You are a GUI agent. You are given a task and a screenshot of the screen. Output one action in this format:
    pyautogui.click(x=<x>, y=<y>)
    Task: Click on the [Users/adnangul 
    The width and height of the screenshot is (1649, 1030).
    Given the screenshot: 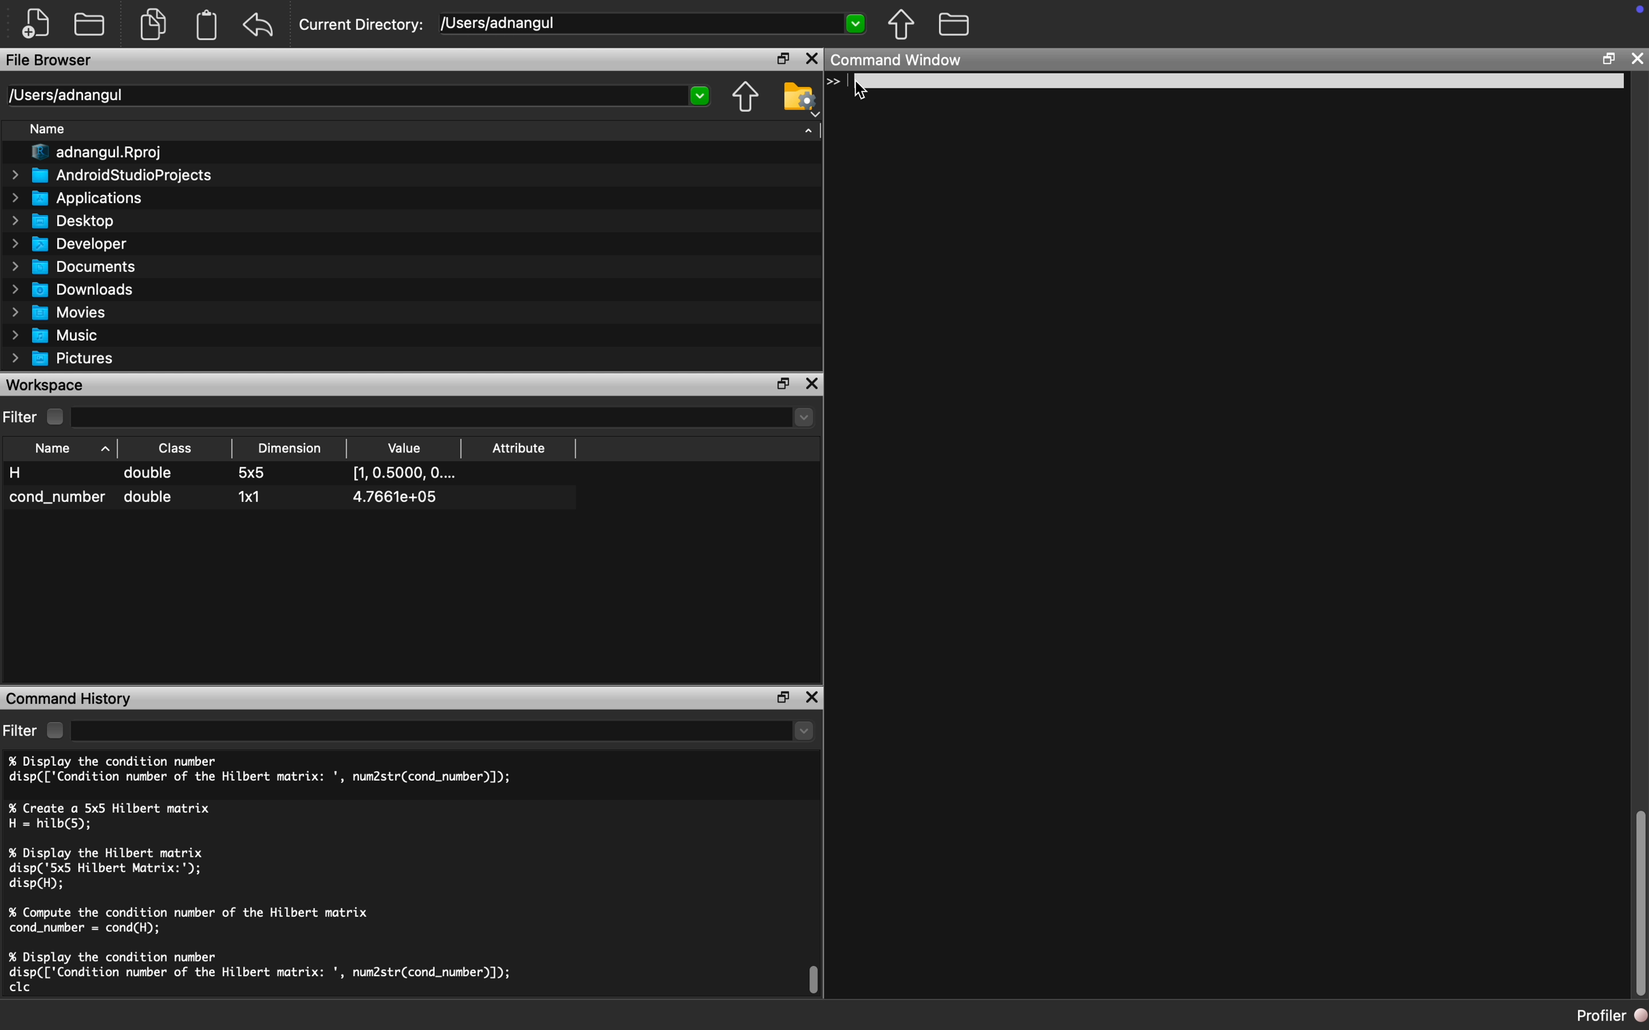 What is the action you would take?
    pyautogui.click(x=652, y=26)
    